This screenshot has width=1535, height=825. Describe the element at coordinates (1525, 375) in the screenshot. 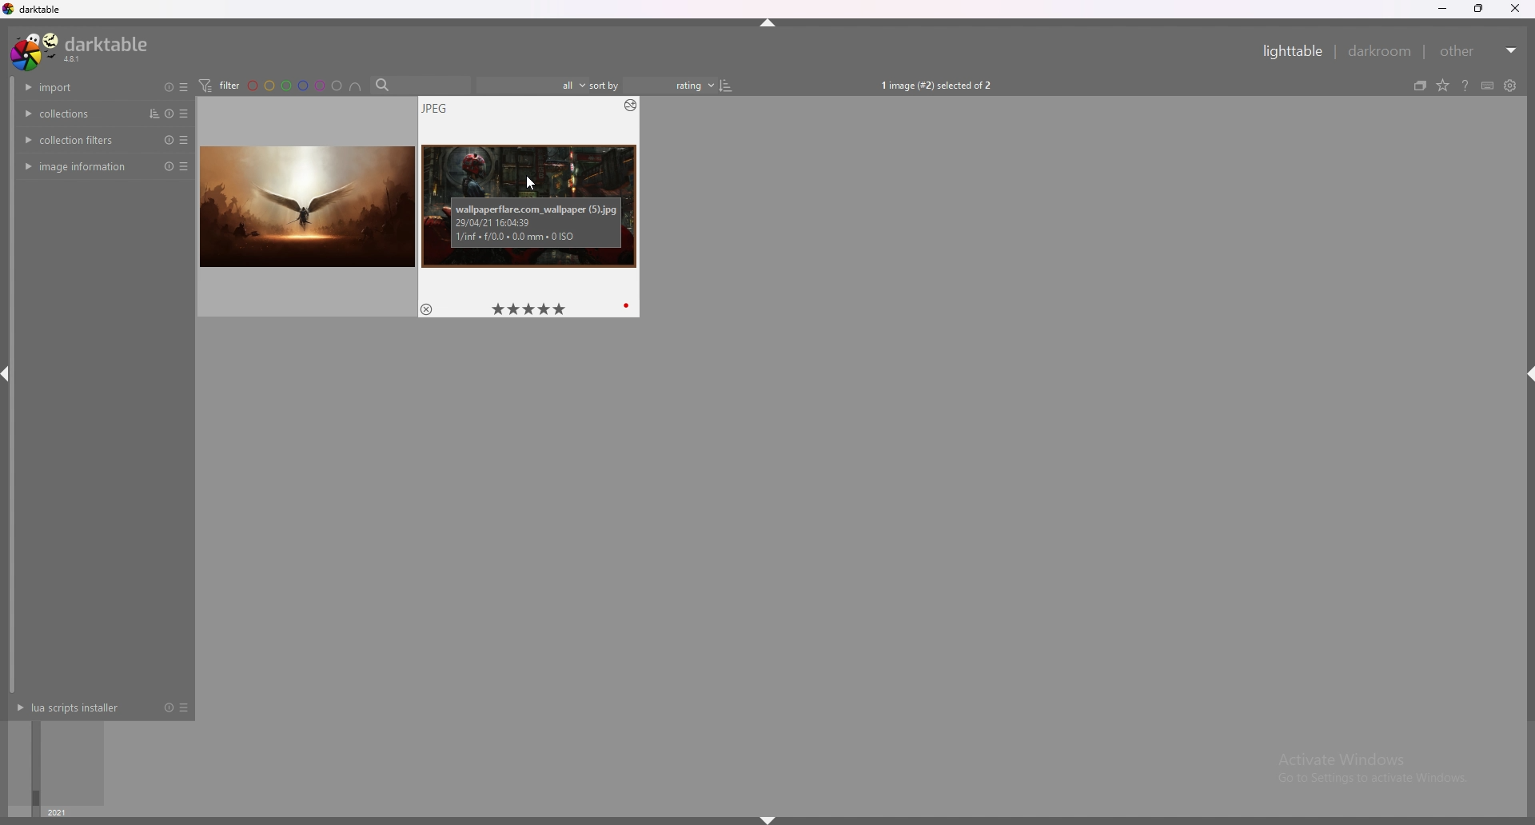

I see `hide` at that location.